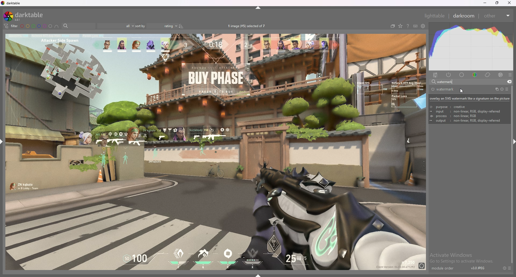 The width and height of the screenshot is (516, 277). Describe the element at coordinates (464, 82) in the screenshot. I see `search module` at that location.